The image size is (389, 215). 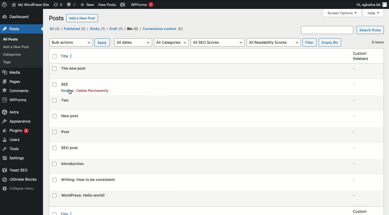 What do you see at coordinates (18, 170) in the screenshot?
I see `Yoast` at bounding box center [18, 170].